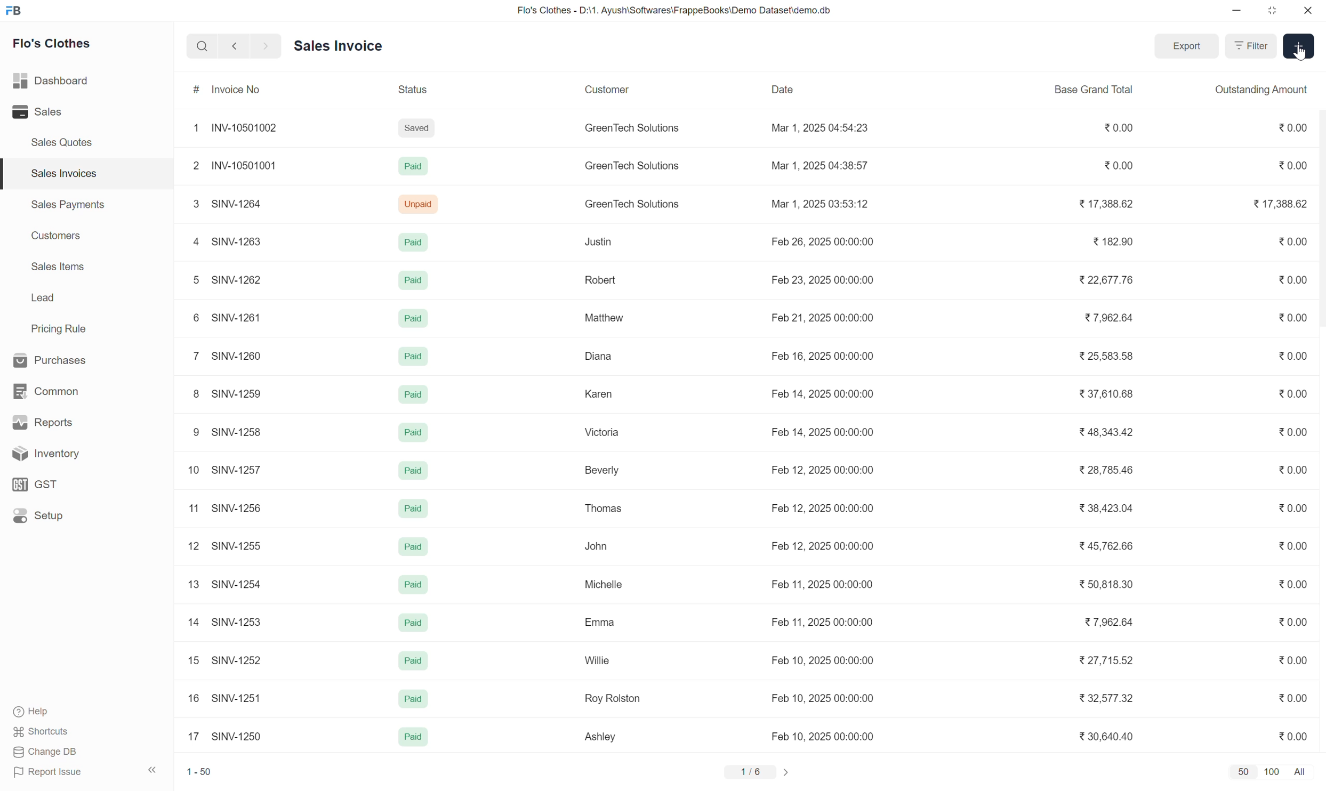 This screenshot has height=791, width=1326. What do you see at coordinates (411, 663) in the screenshot?
I see `Paid` at bounding box center [411, 663].